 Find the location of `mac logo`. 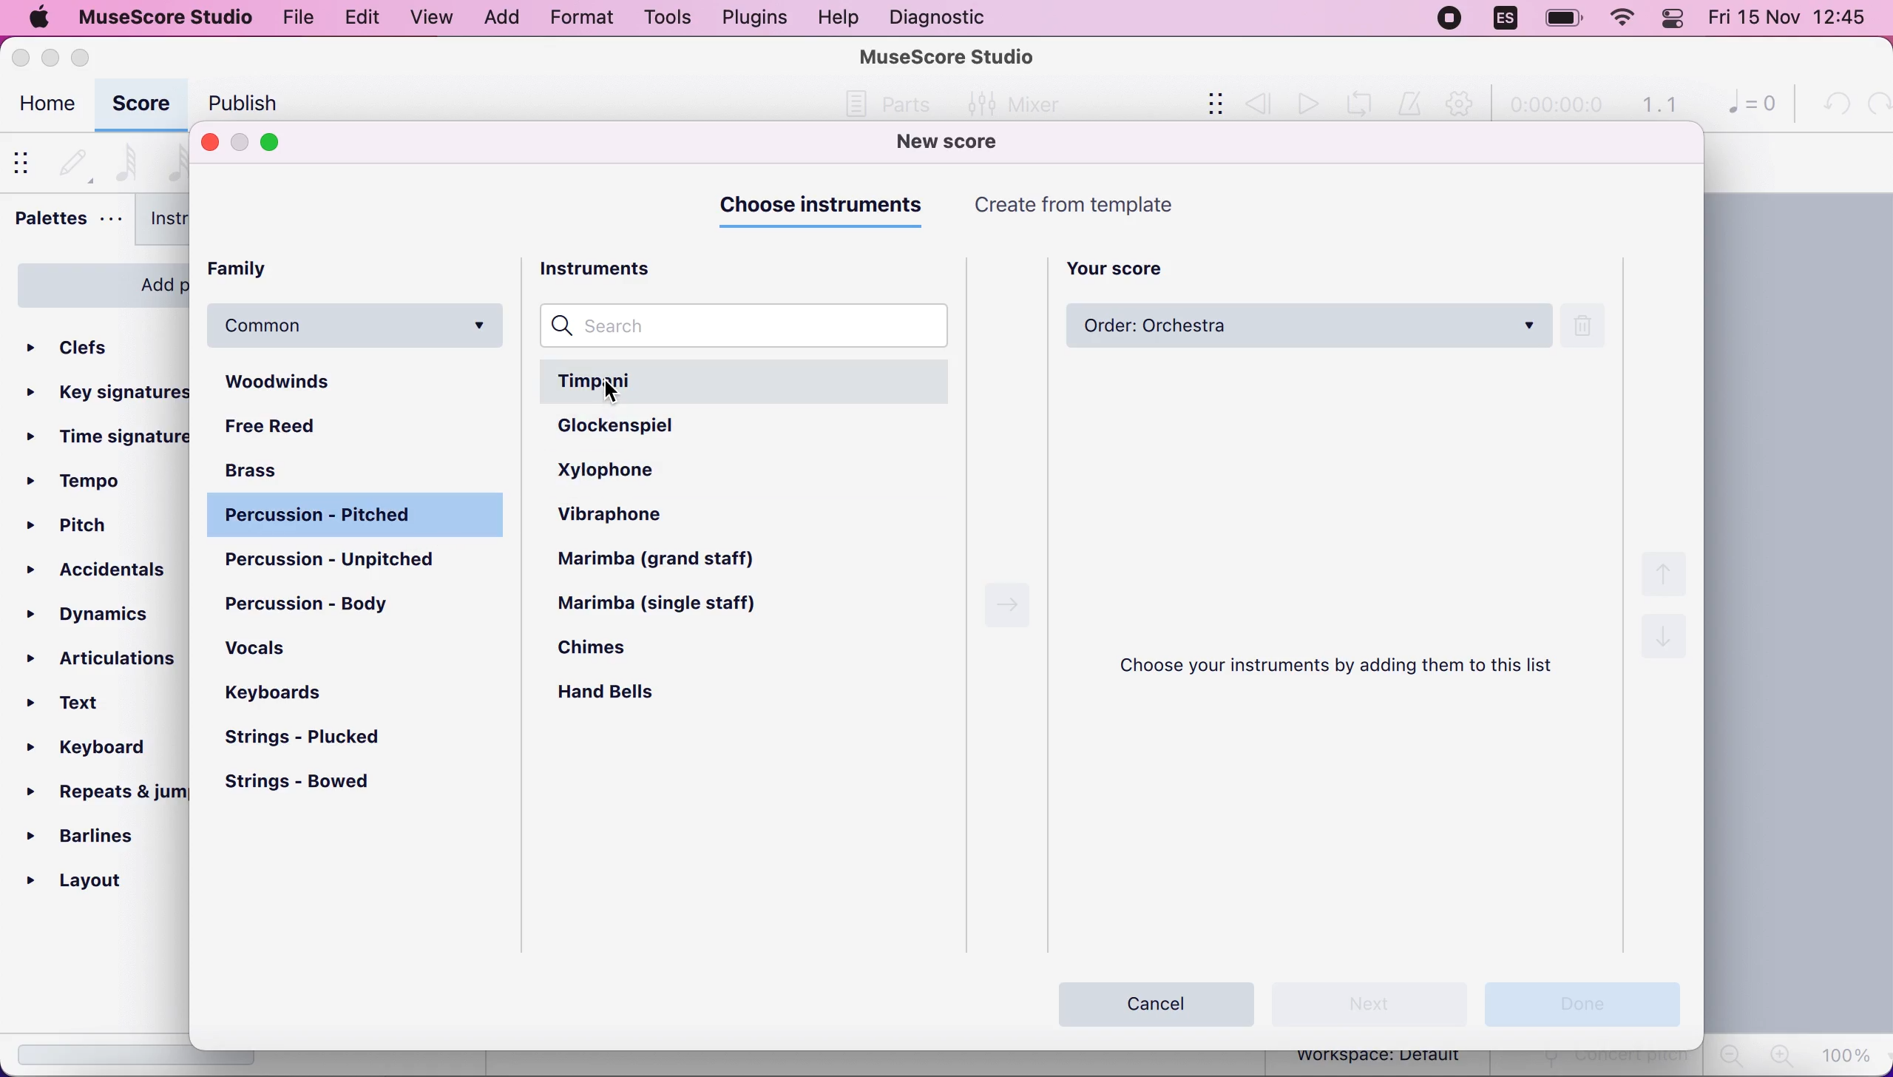

mac logo is located at coordinates (39, 19).